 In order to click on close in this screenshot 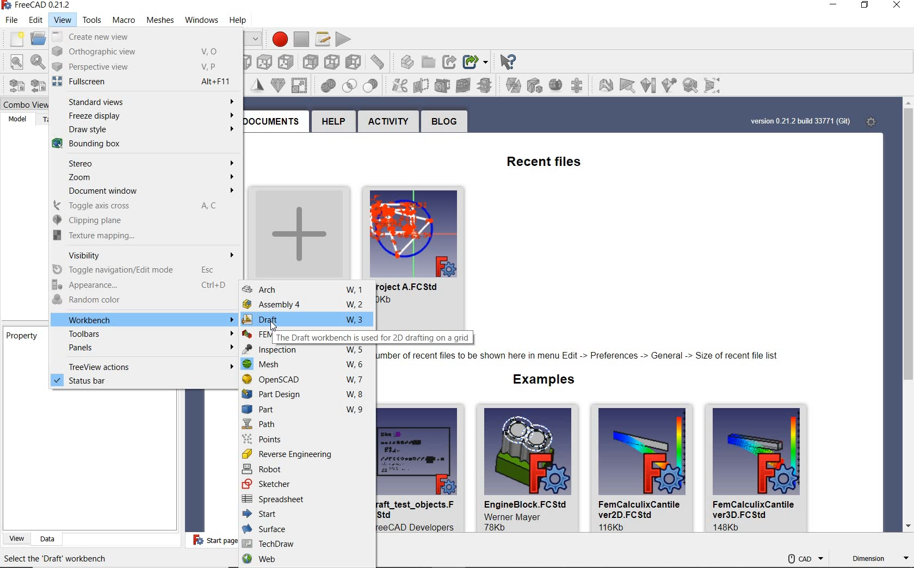, I will do `click(894, 7)`.